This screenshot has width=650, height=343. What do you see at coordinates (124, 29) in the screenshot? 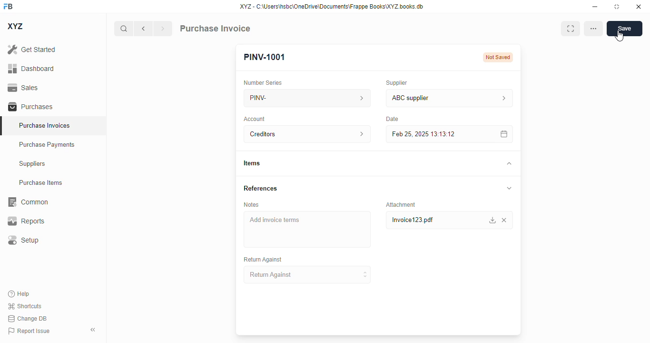
I see `search` at bounding box center [124, 29].